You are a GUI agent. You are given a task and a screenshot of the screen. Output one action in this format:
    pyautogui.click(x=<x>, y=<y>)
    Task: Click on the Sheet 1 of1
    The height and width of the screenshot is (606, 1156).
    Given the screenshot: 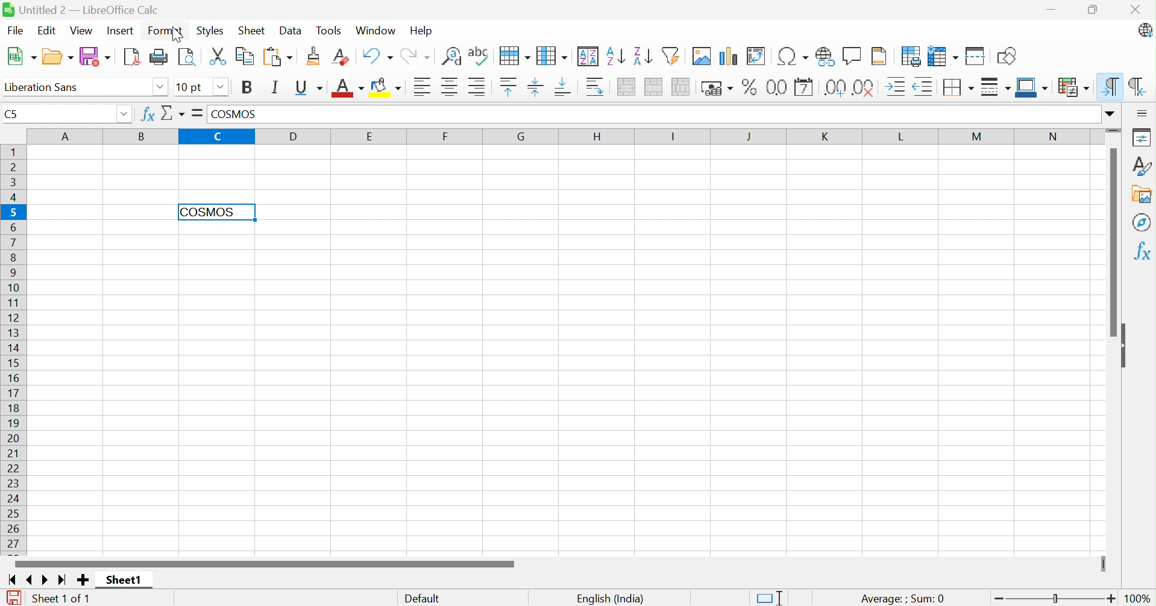 What is the action you would take?
    pyautogui.click(x=61, y=599)
    